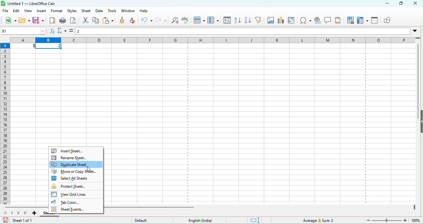 The width and height of the screenshot is (423, 224). What do you see at coordinates (417, 75) in the screenshot?
I see `vertical scroll bar` at bounding box center [417, 75].